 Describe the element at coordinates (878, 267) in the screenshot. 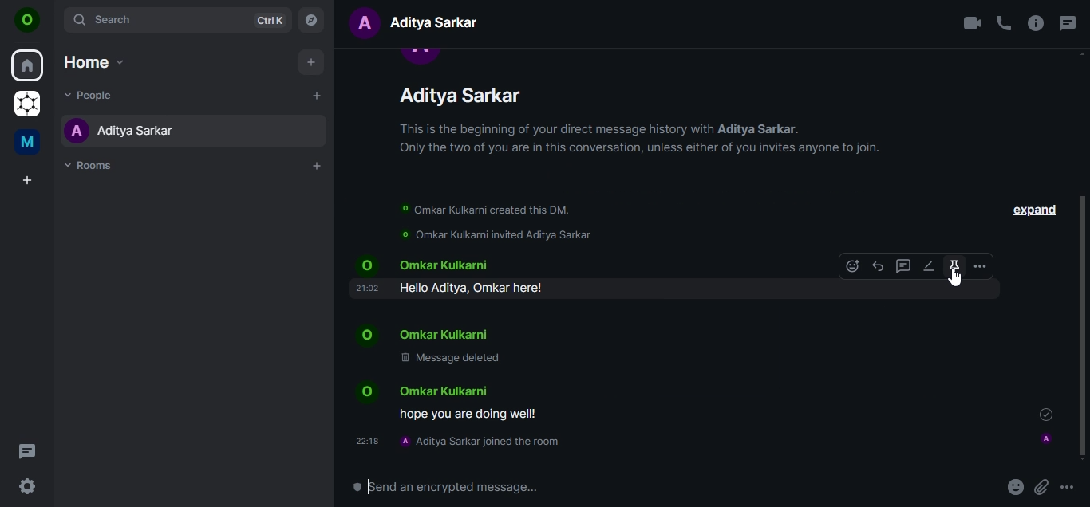

I see `reply` at that location.